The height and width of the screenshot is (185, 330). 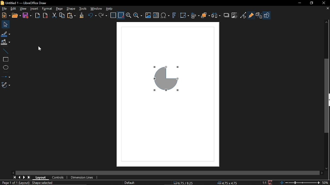 I want to click on page, so click(x=59, y=9).